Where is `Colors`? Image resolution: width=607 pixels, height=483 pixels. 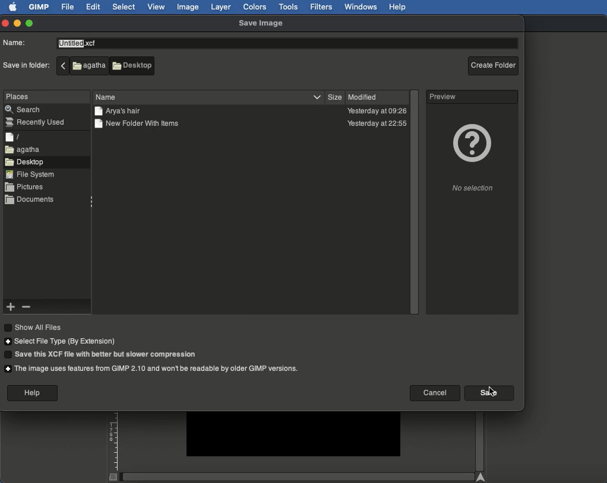 Colors is located at coordinates (254, 7).